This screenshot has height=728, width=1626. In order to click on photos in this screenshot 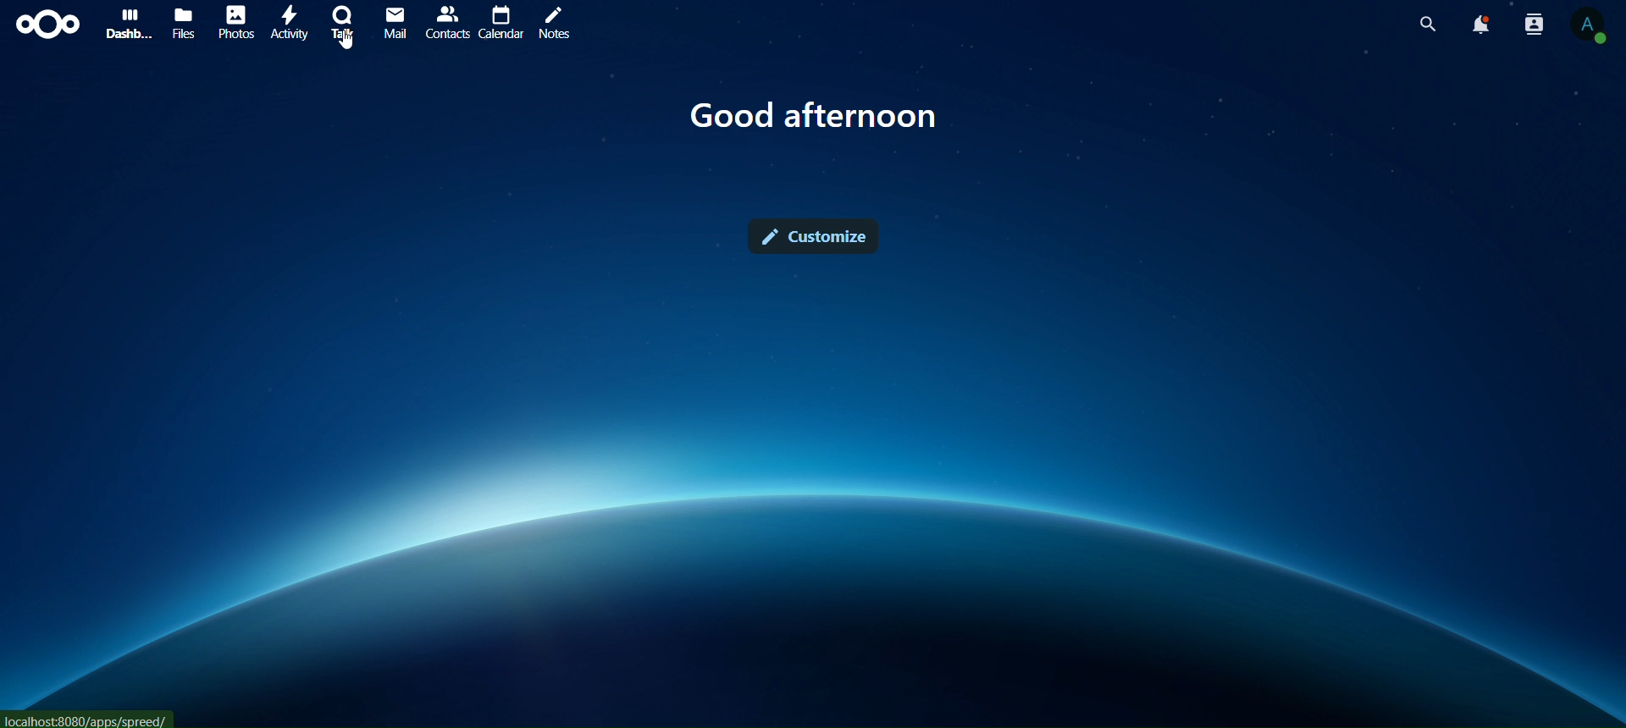, I will do `click(239, 21)`.